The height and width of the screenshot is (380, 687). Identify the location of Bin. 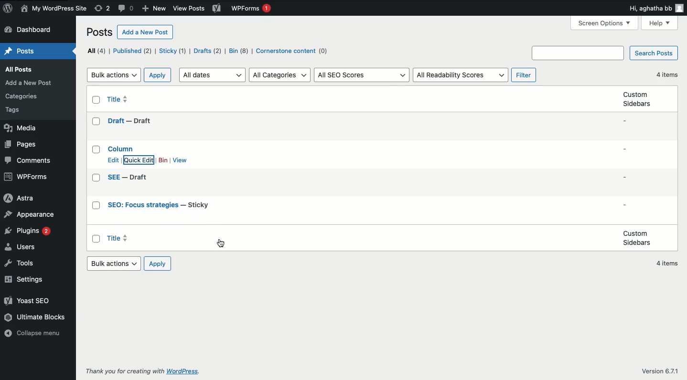
(163, 160).